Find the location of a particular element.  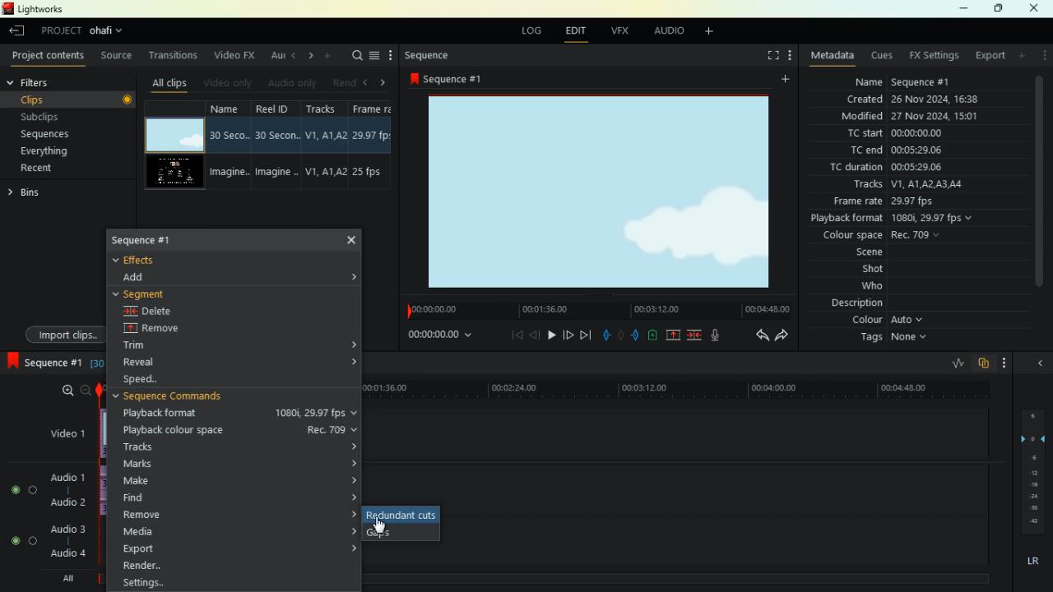

gaps is located at coordinates (403, 530).